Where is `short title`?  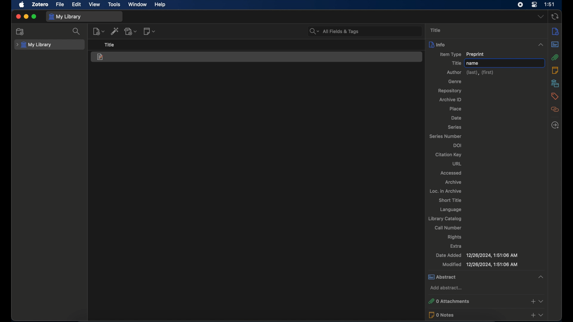
short title is located at coordinates (451, 200).